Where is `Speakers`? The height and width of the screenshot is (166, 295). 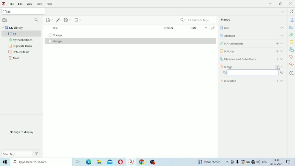 Speakers is located at coordinates (259, 162).